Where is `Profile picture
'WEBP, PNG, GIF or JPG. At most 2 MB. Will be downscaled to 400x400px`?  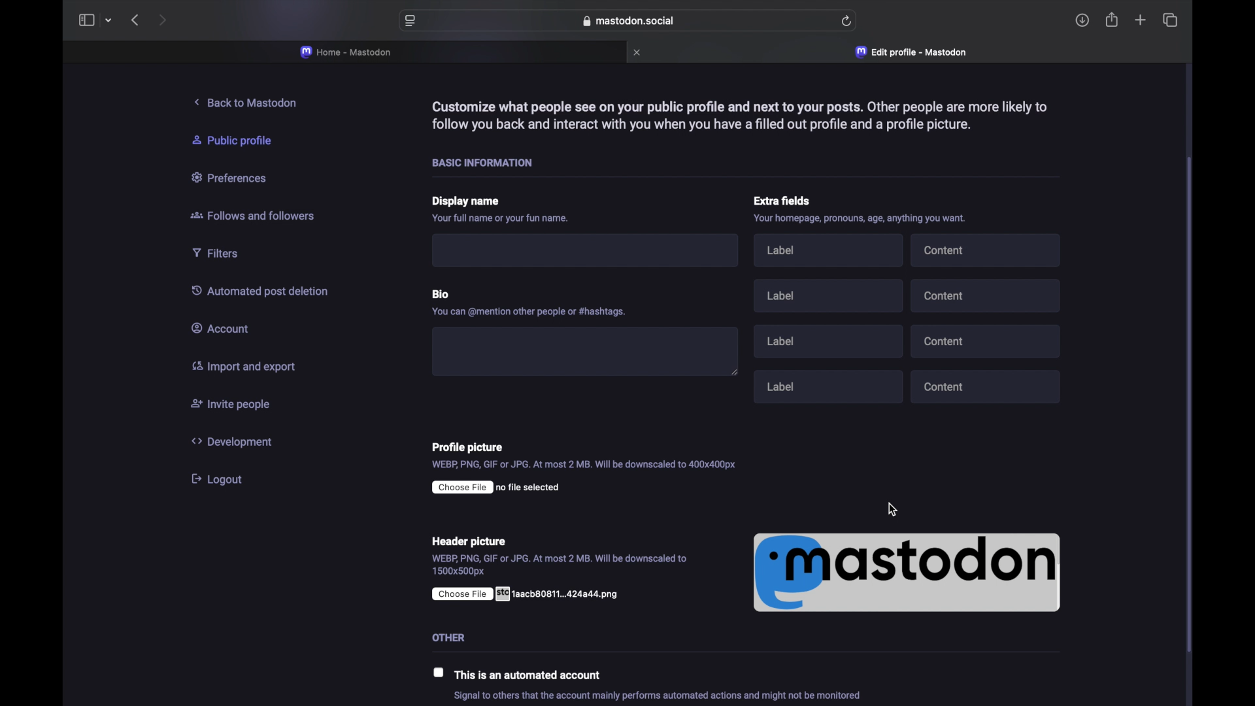
Profile picture
'WEBP, PNG, GIF or JPG. At most 2 MB. Will be downscaled to 400x400px is located at coordinates (608, 454).